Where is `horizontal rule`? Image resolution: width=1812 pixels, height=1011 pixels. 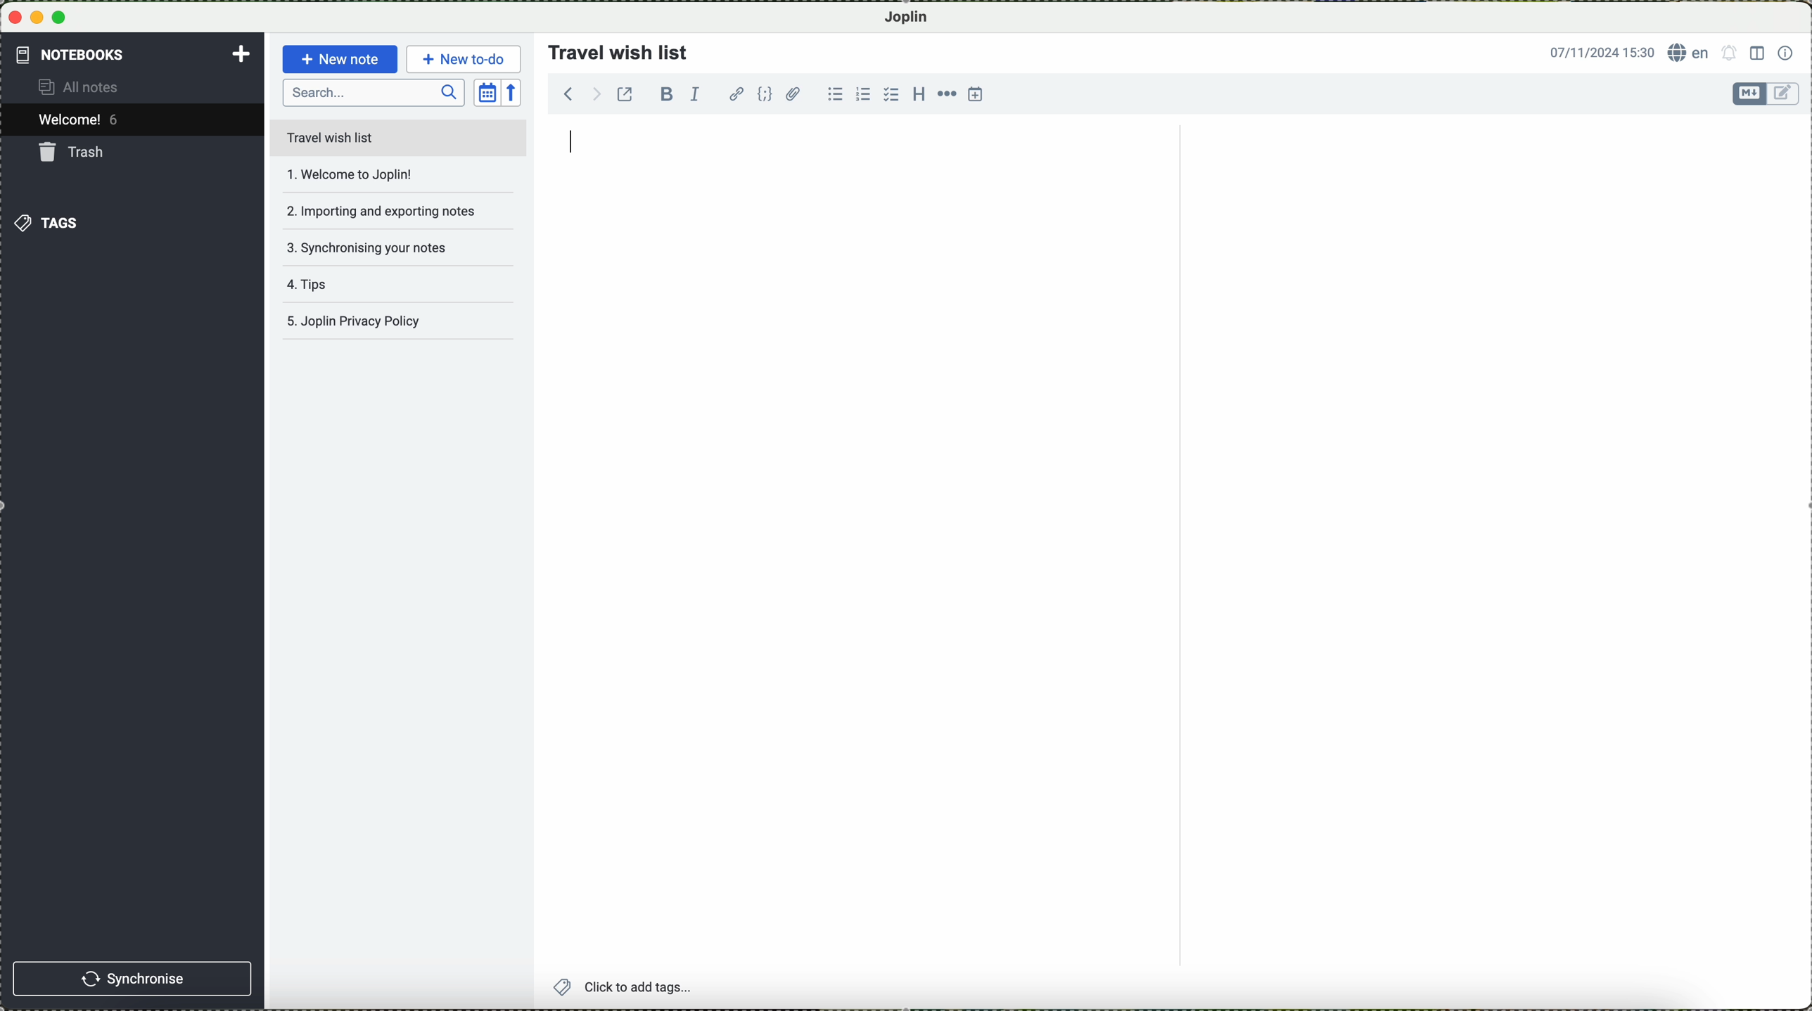
horizontal rule is located at coordinates (945, 94).